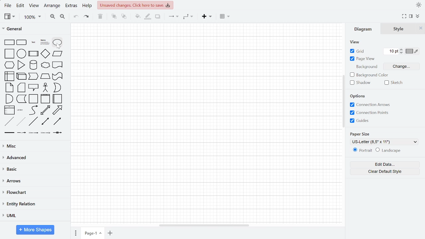 The image size is (425, 239). What do you see at coordinates (44, 43) in the screenshot?
I see `heading` at bounding box center [44, 43].